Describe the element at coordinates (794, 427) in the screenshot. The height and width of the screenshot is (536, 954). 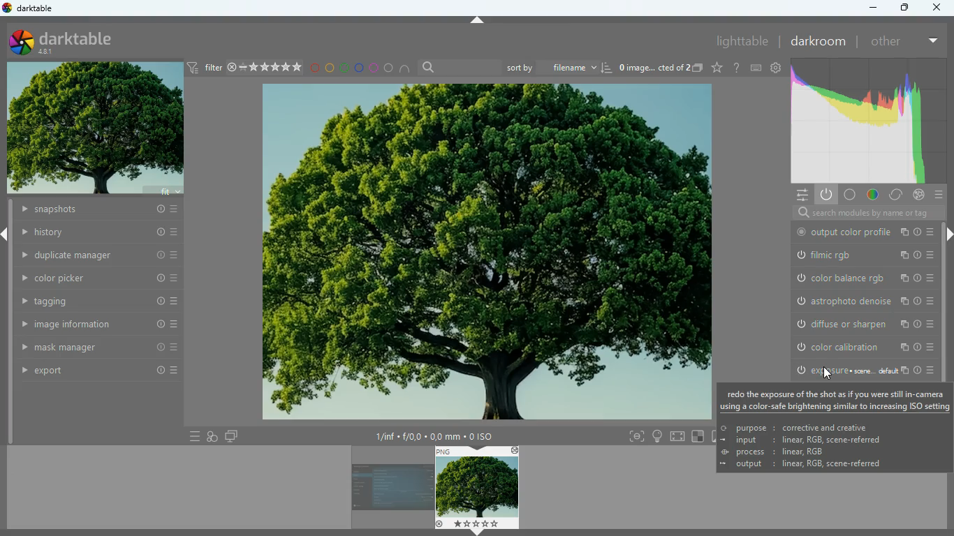
I see `purpose` at that location.